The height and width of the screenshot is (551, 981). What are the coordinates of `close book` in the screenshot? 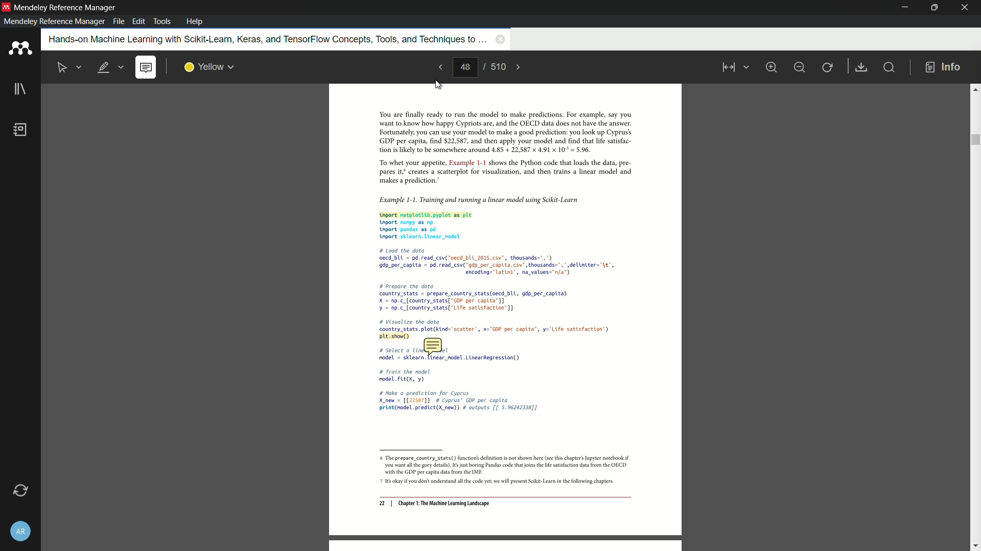 It's located at (500, 39).